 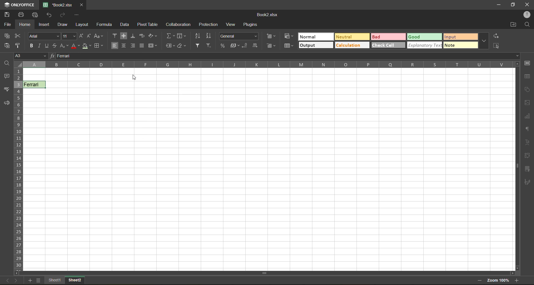 What do you see at coordinates (99, 36) in the screenshot?
I see `change case` at bounding box center [99, 36].